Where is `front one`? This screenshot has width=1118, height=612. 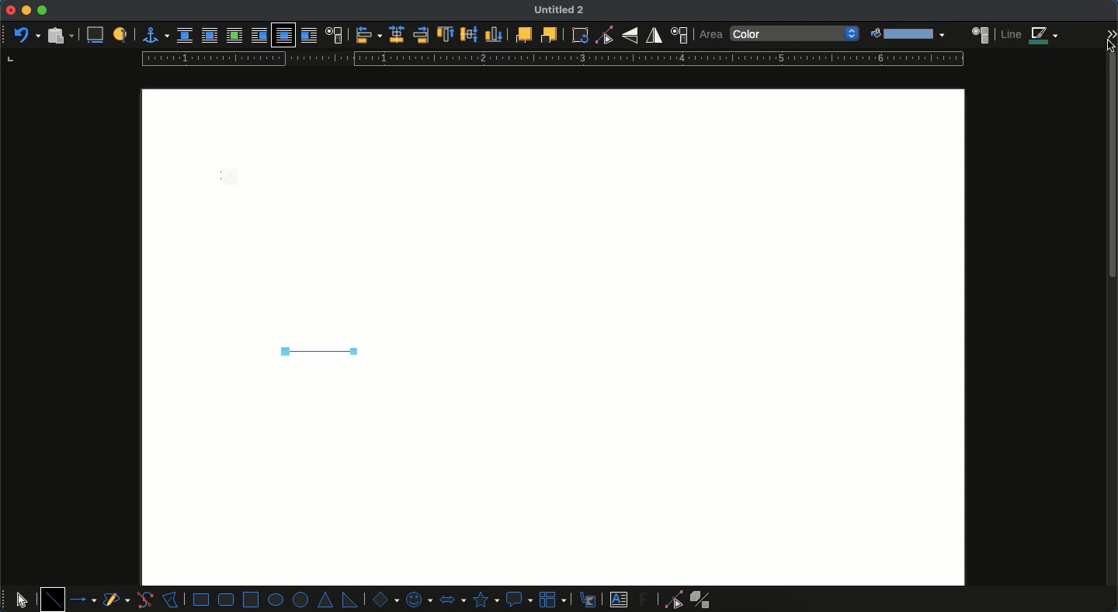 front one is located at coordinates (523, 34).